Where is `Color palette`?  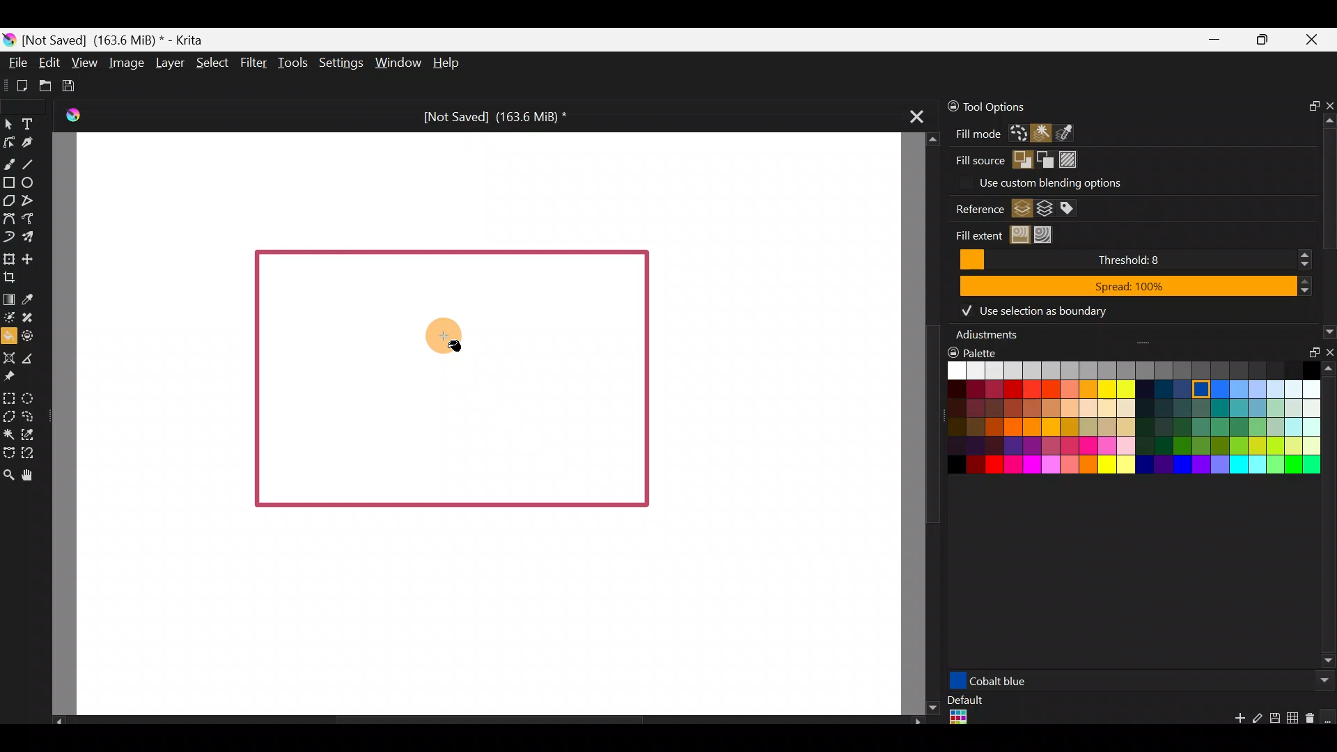 Color palette is located at coordinates (1122, 430).